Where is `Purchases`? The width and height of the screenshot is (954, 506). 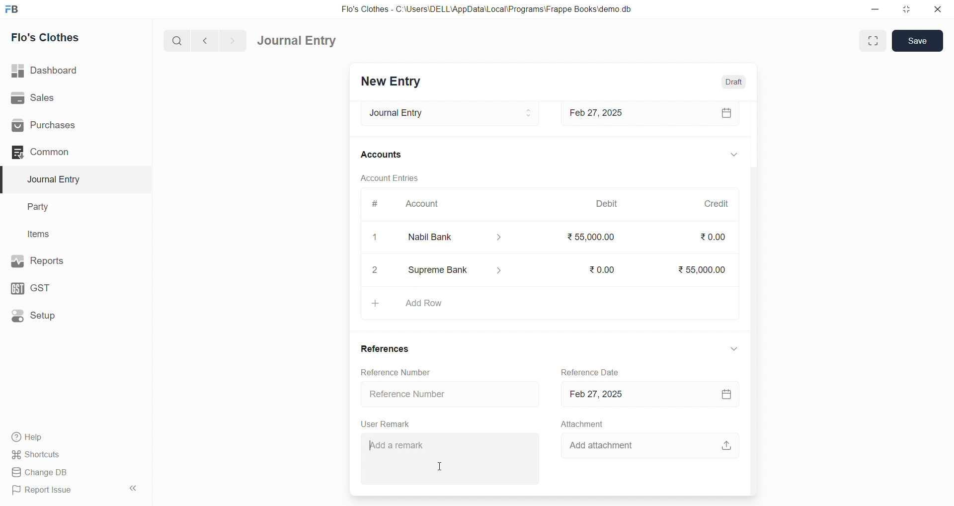
Purchases is located at coordinates (60, 126).